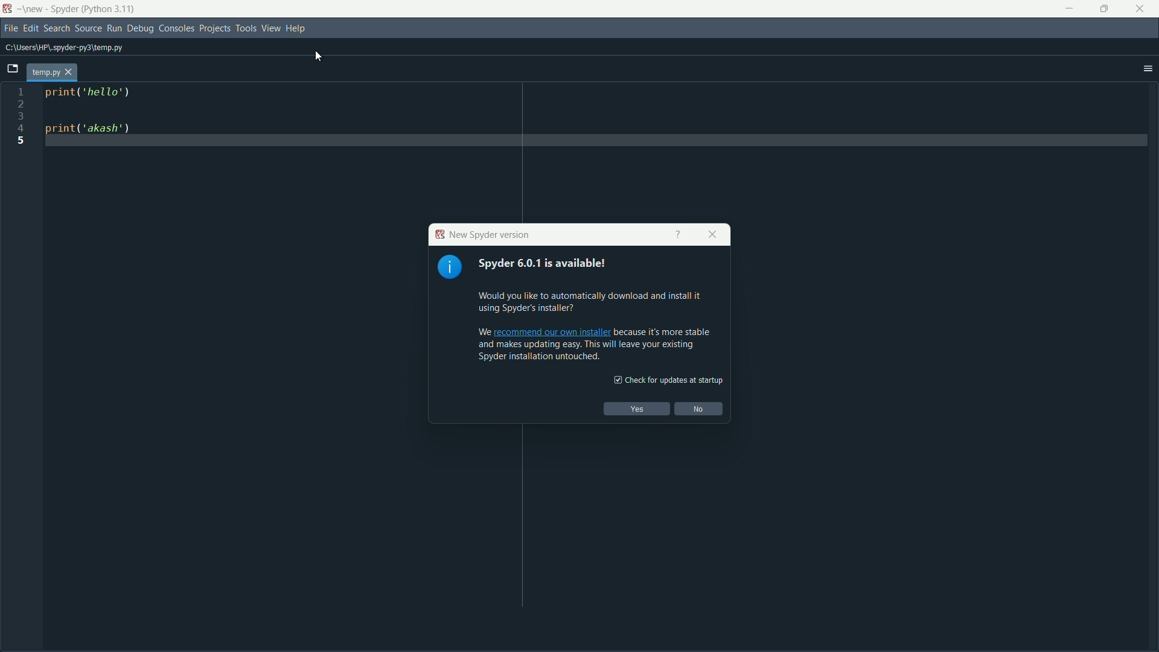  I want to click on view menu, so click(271, 28).